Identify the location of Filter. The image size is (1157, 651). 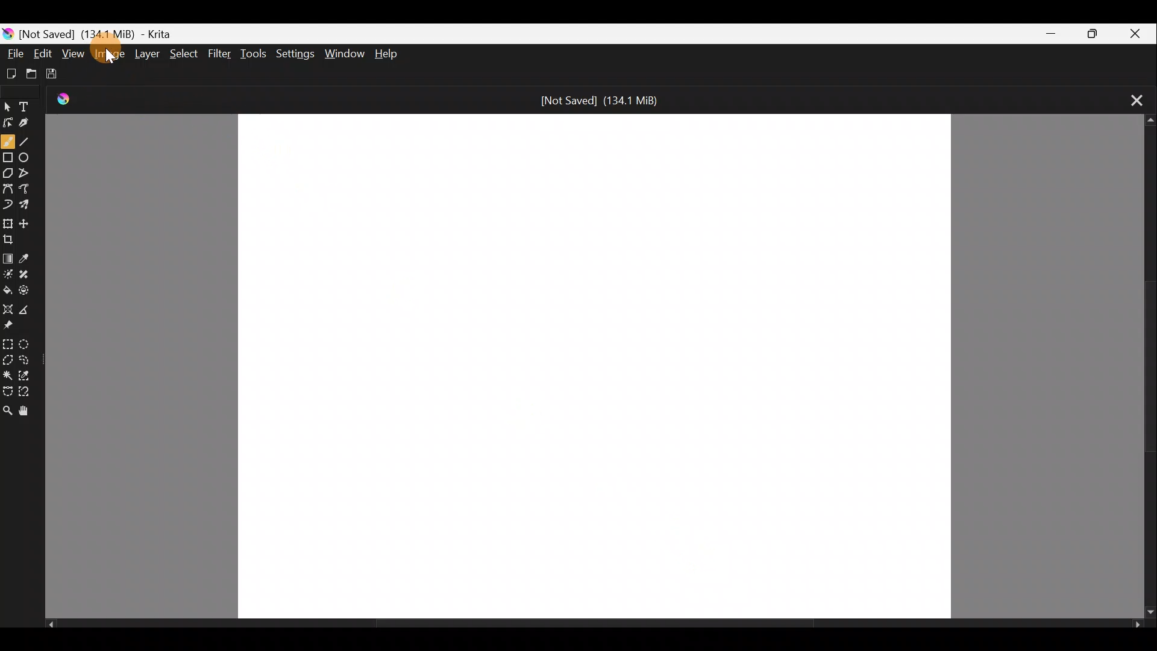
(221, 57).